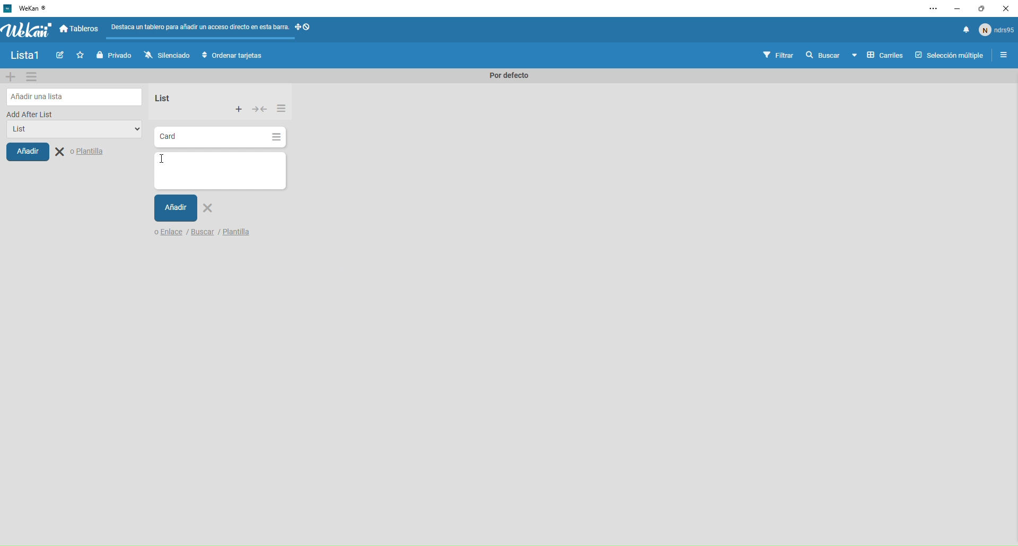 This screenshot has width=1018, height=546. I want to click on List, so click(161, 98).